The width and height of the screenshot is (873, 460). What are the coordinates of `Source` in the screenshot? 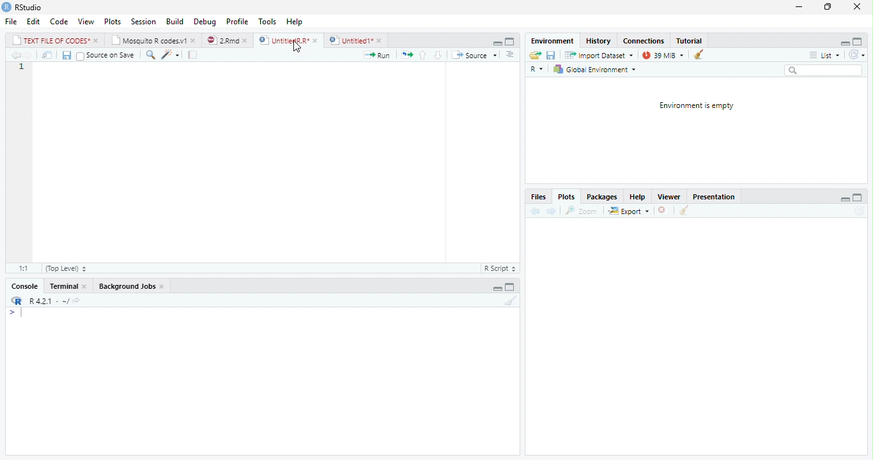 It's located at (474, 54).